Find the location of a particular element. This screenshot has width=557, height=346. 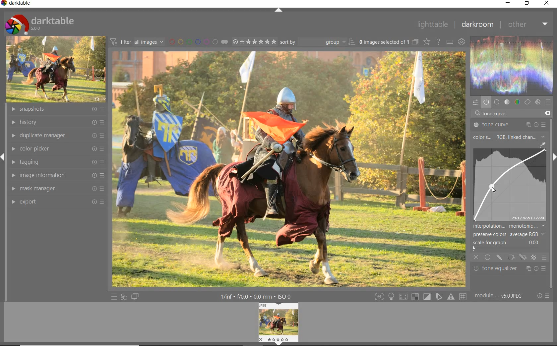

quick access for applying any of your styles is located at coordinates (123, 297).